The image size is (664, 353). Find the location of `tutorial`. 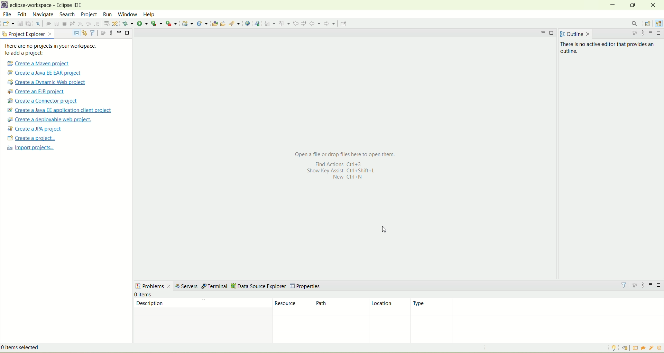

tutorial is located at coordinates (644, 348).